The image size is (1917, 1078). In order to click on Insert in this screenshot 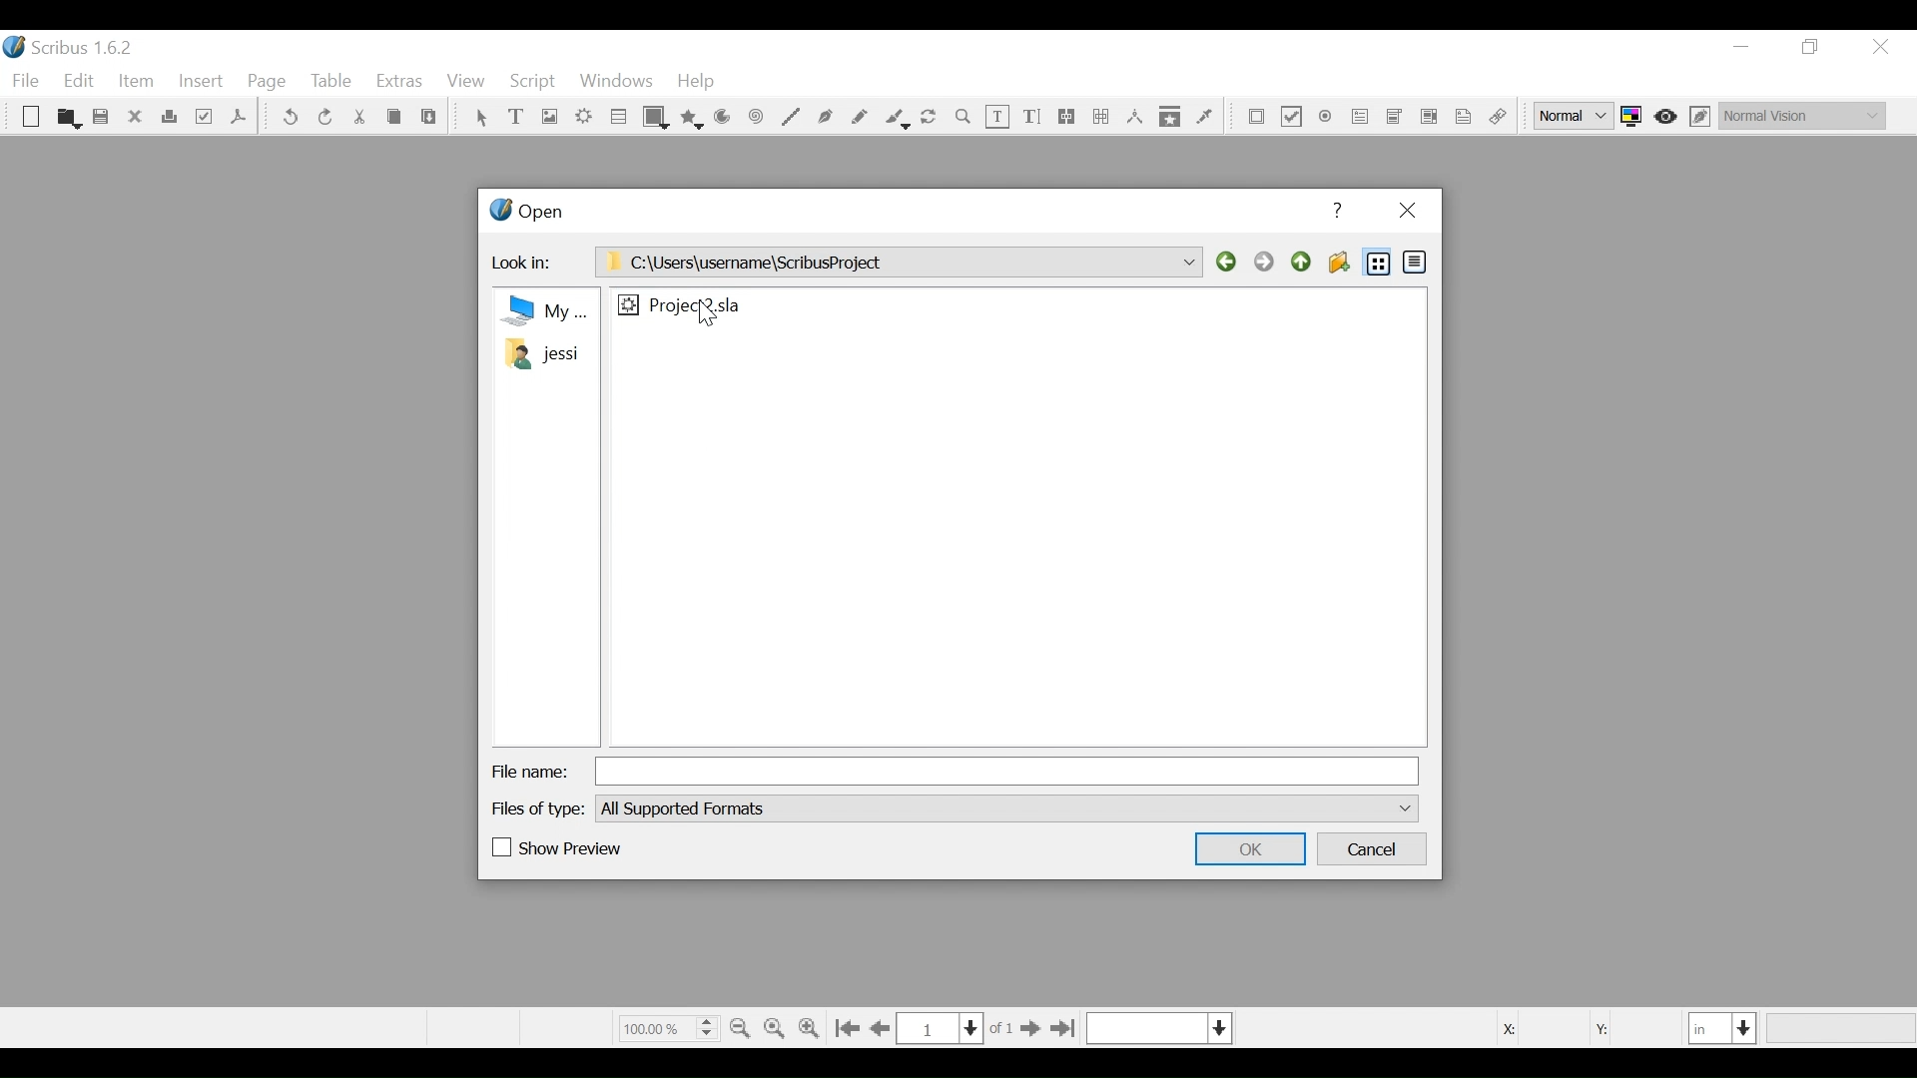, I will do `click(202, 85)`.